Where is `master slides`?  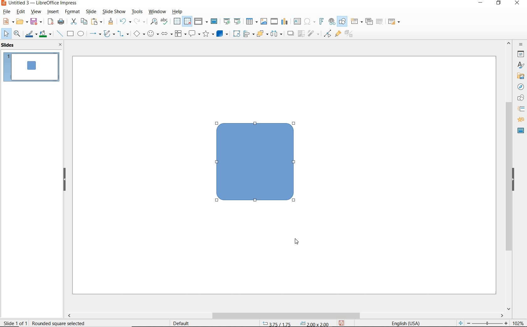 master slides is located at coordinates (519, 131).